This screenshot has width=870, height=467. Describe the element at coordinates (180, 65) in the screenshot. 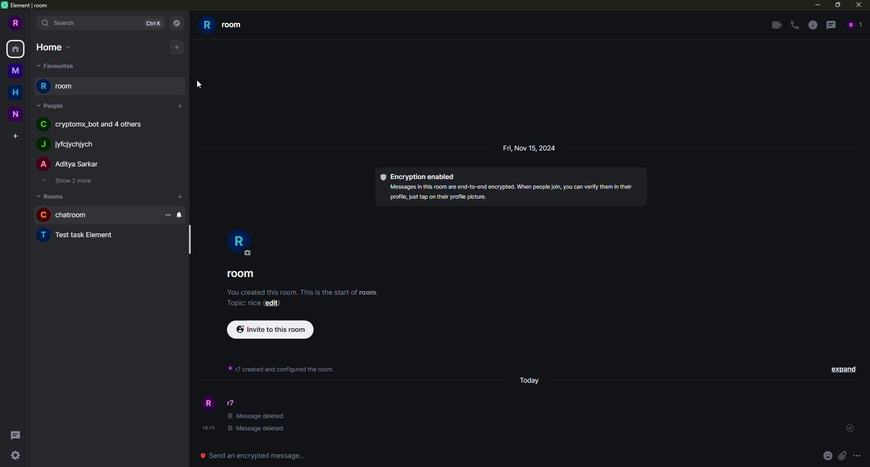

I see `add` at that location.